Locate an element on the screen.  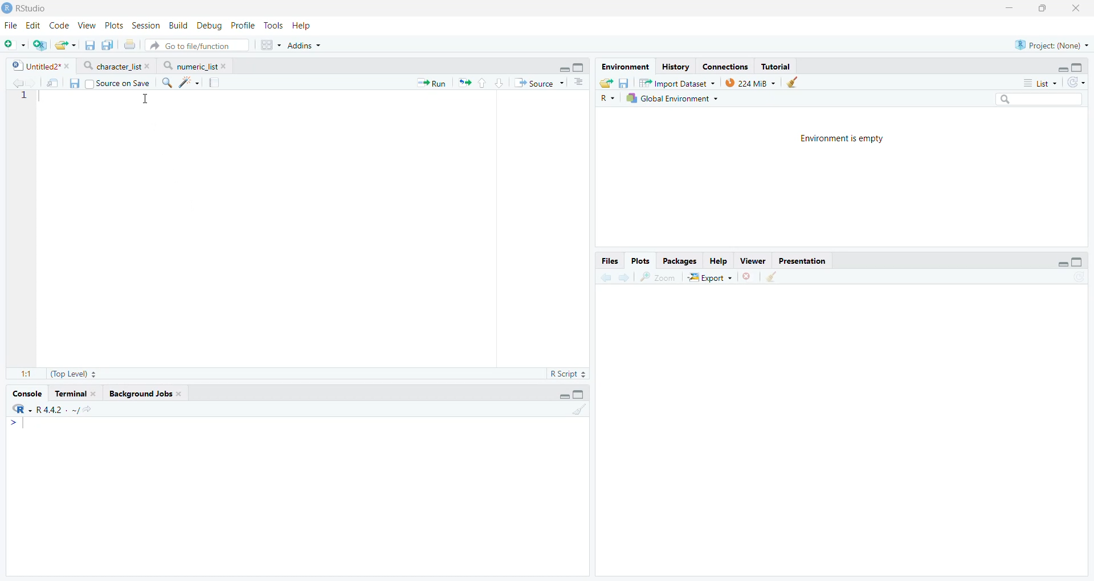
Open in new window is located at coordinates (54, 82).